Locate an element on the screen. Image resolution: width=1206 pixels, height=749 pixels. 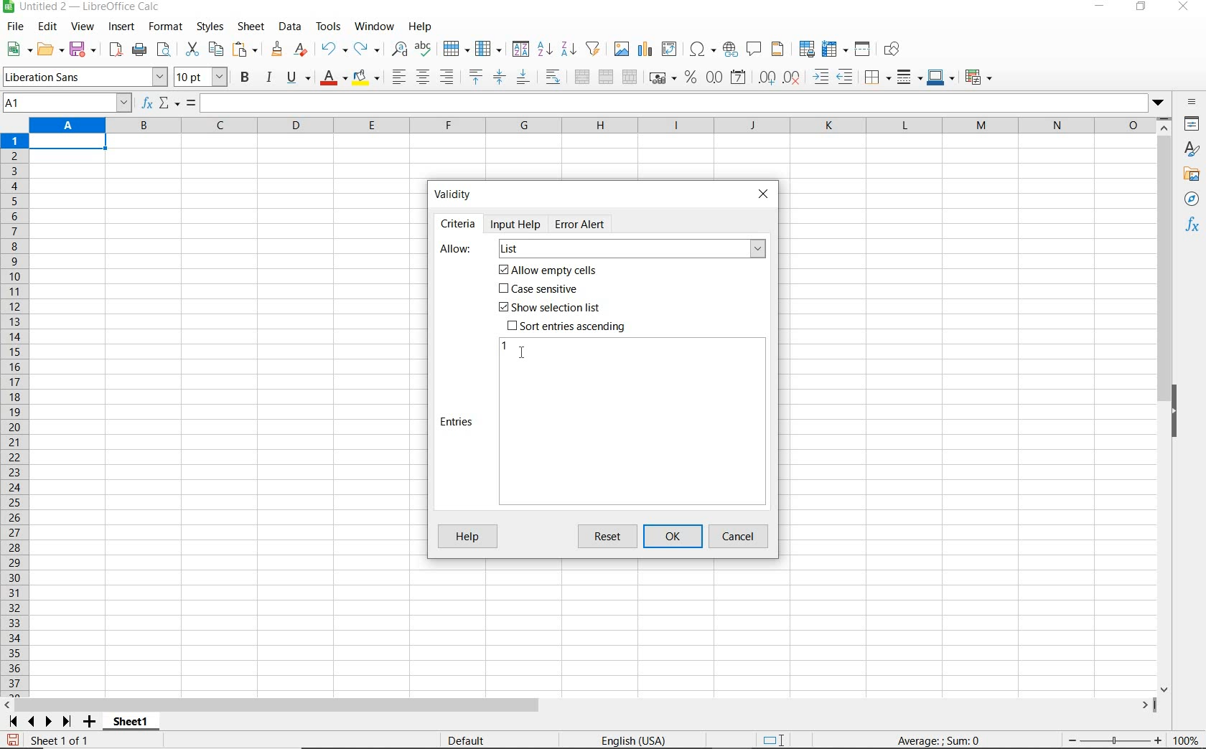
wrap text is located at coordinates (555, 76).